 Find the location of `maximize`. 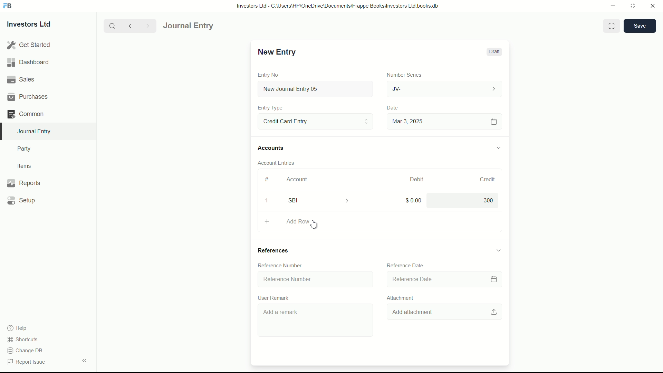

maximize is located at coordinates (633, 5).